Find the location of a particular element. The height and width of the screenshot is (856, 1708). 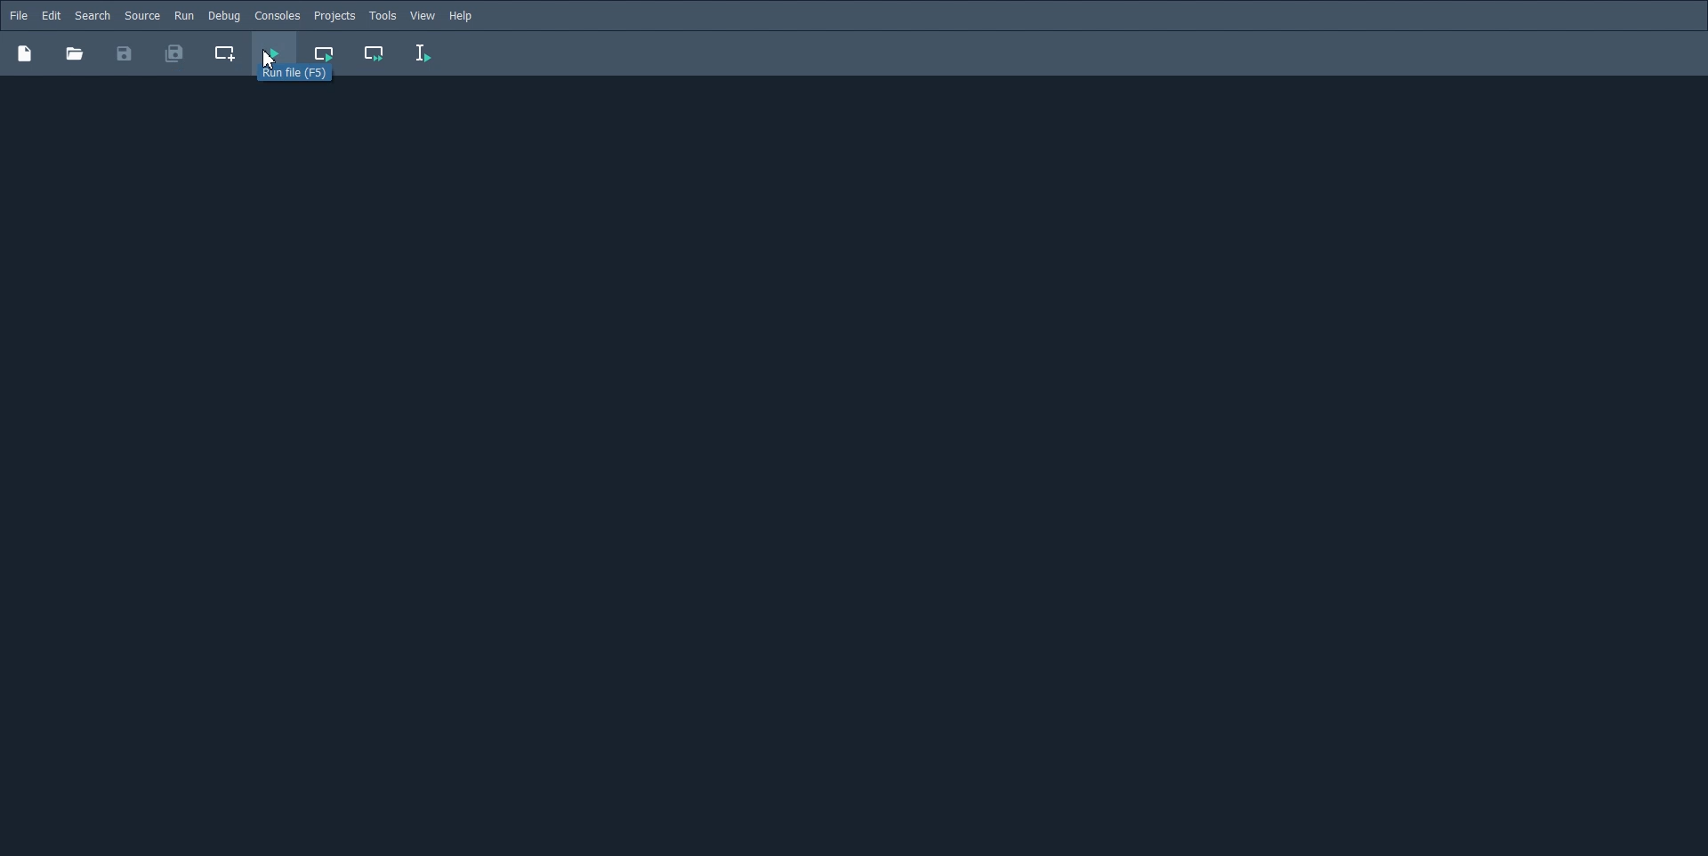

Tools is located at coordinates (383, 16).